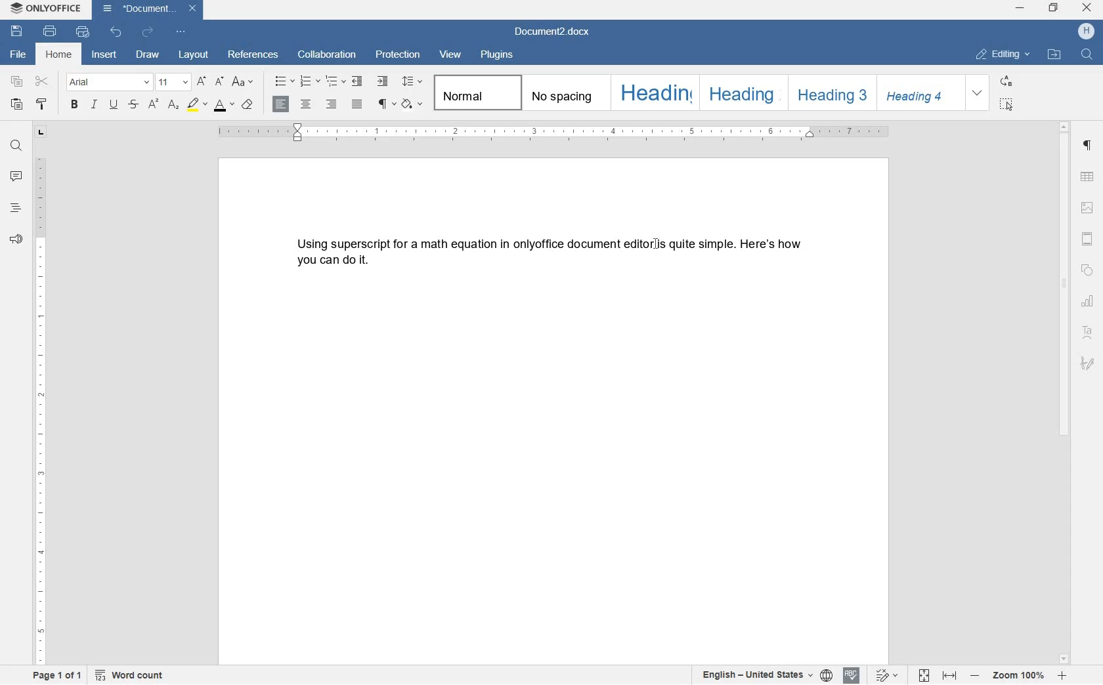  Describe the element at coordinates (154, 104) in the screenshot. I see `superscript` at that location.